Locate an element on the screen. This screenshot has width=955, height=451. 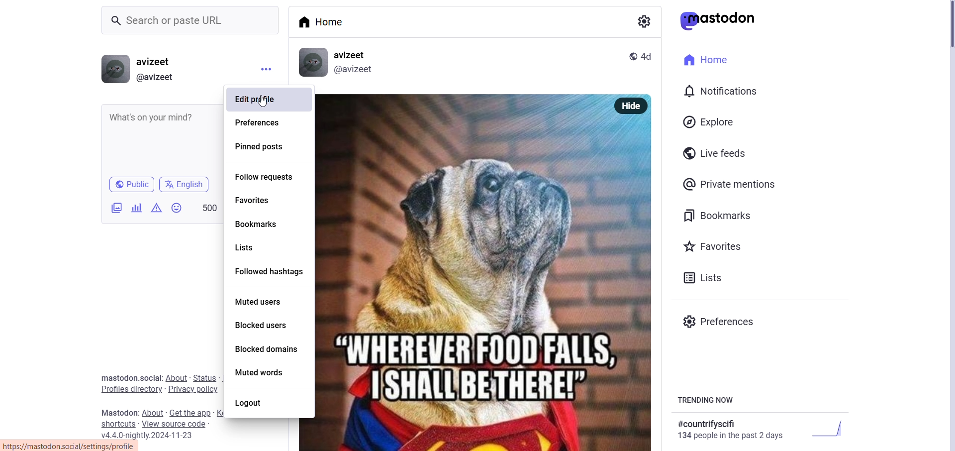
last modified is located at coordinates (648, 56).